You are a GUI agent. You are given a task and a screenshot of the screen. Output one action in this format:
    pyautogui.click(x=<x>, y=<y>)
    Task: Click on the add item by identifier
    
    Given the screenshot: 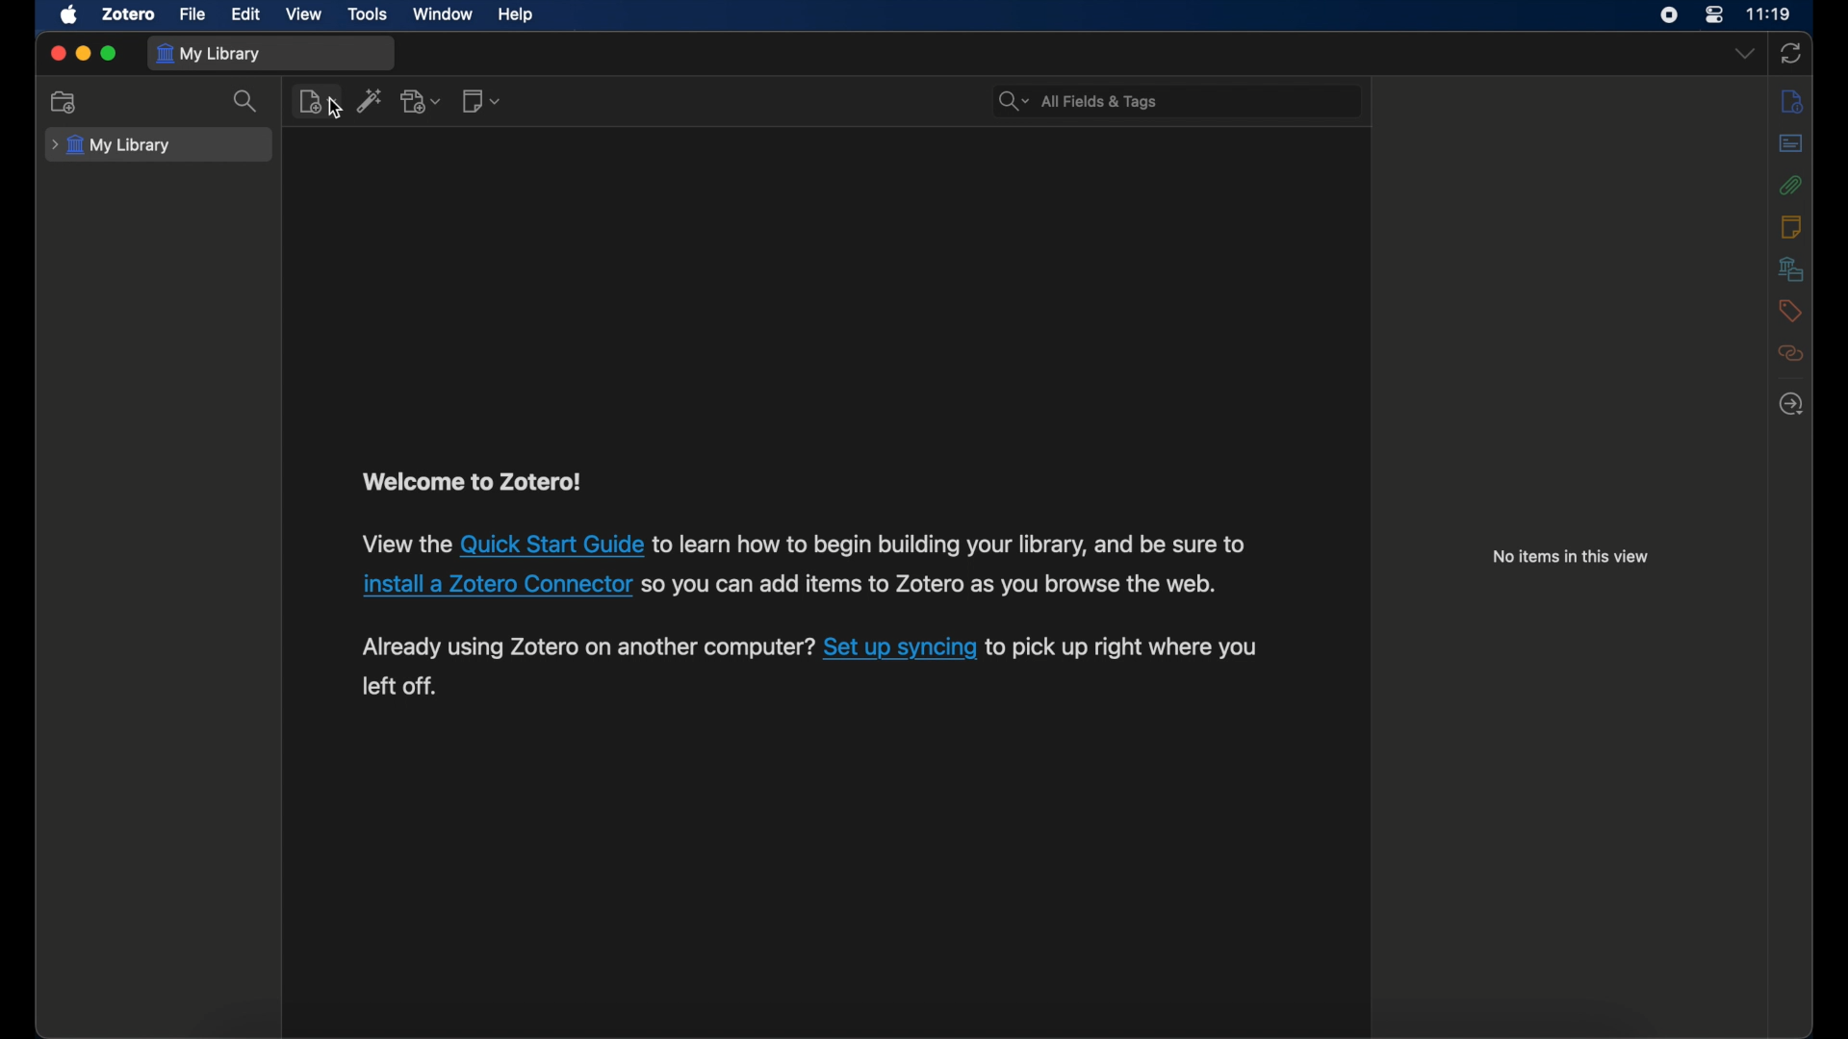 What is the action you would take?
    pyautogui.click(x=370, y=100)
    